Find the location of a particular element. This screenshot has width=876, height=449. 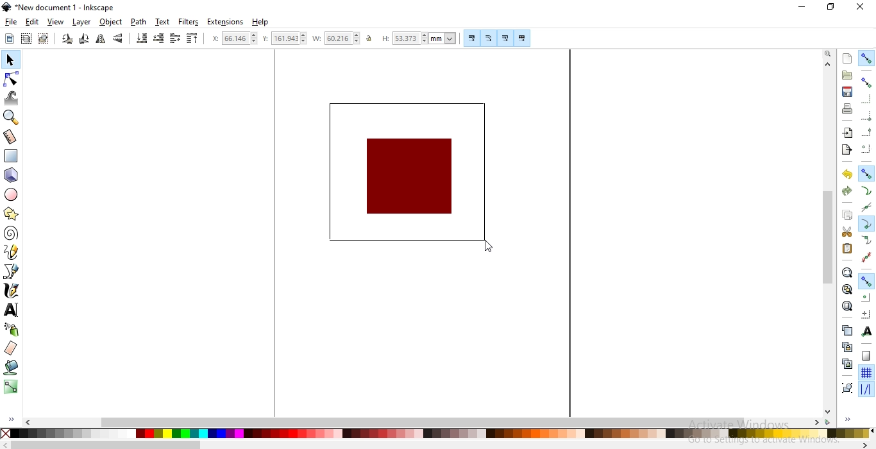

snap midpoints of  is located at coordinates (866, 133).